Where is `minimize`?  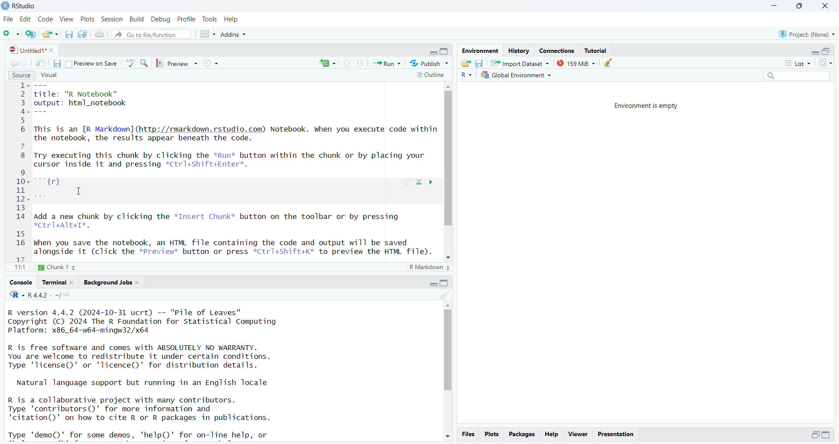
minimize is located at coordinates (774, 7).